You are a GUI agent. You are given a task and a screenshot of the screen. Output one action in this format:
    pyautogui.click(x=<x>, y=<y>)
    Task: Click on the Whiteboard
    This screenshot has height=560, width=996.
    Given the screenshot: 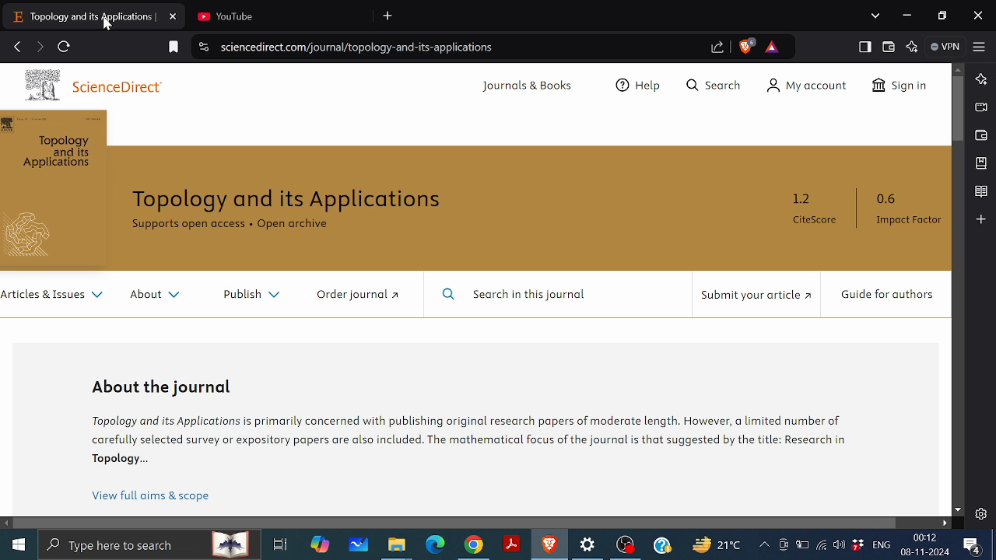 What is the action you would take?
    pyautogui.click(x=359, y=544)
    